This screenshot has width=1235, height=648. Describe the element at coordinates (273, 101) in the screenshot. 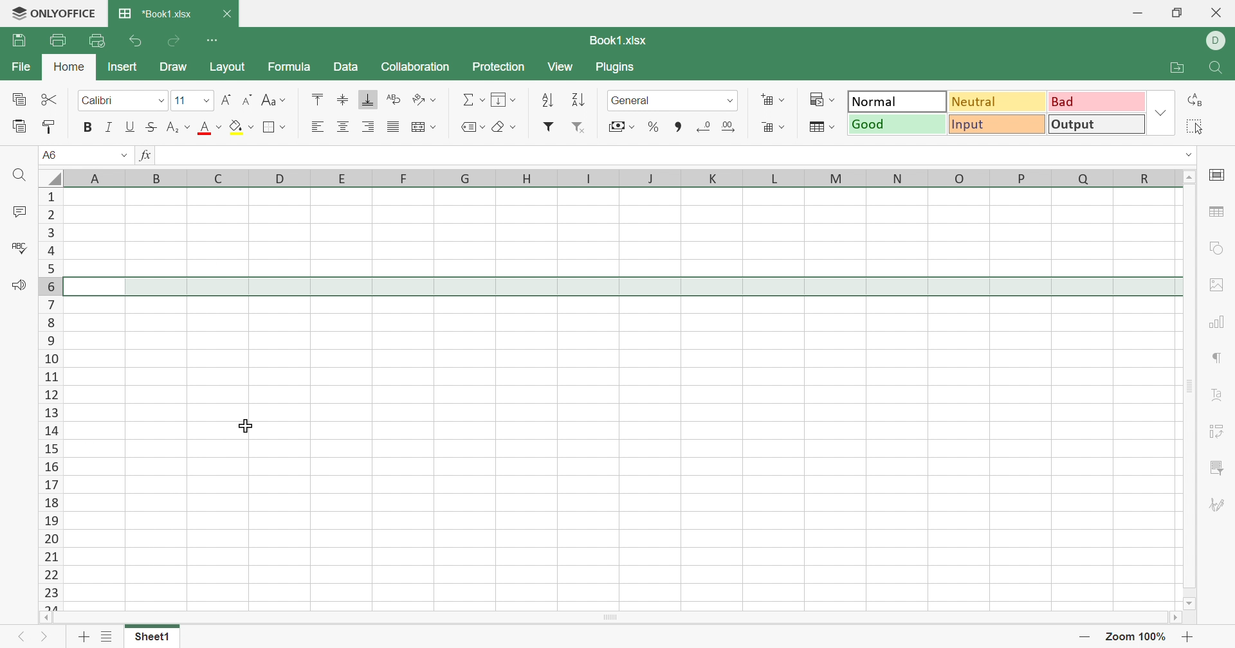

I see `Change case` at that location.